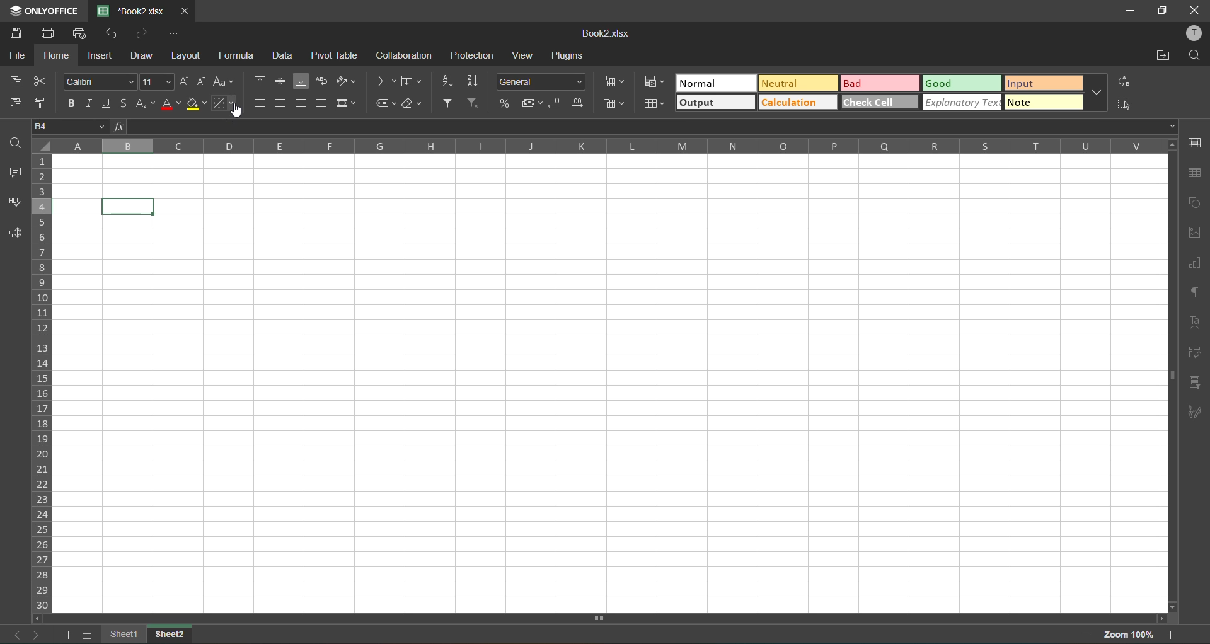 This screenshot has height=644, width=1210. Describe the element at coordinates (184, 81) in the screenshot. I see `increment size` at that location.